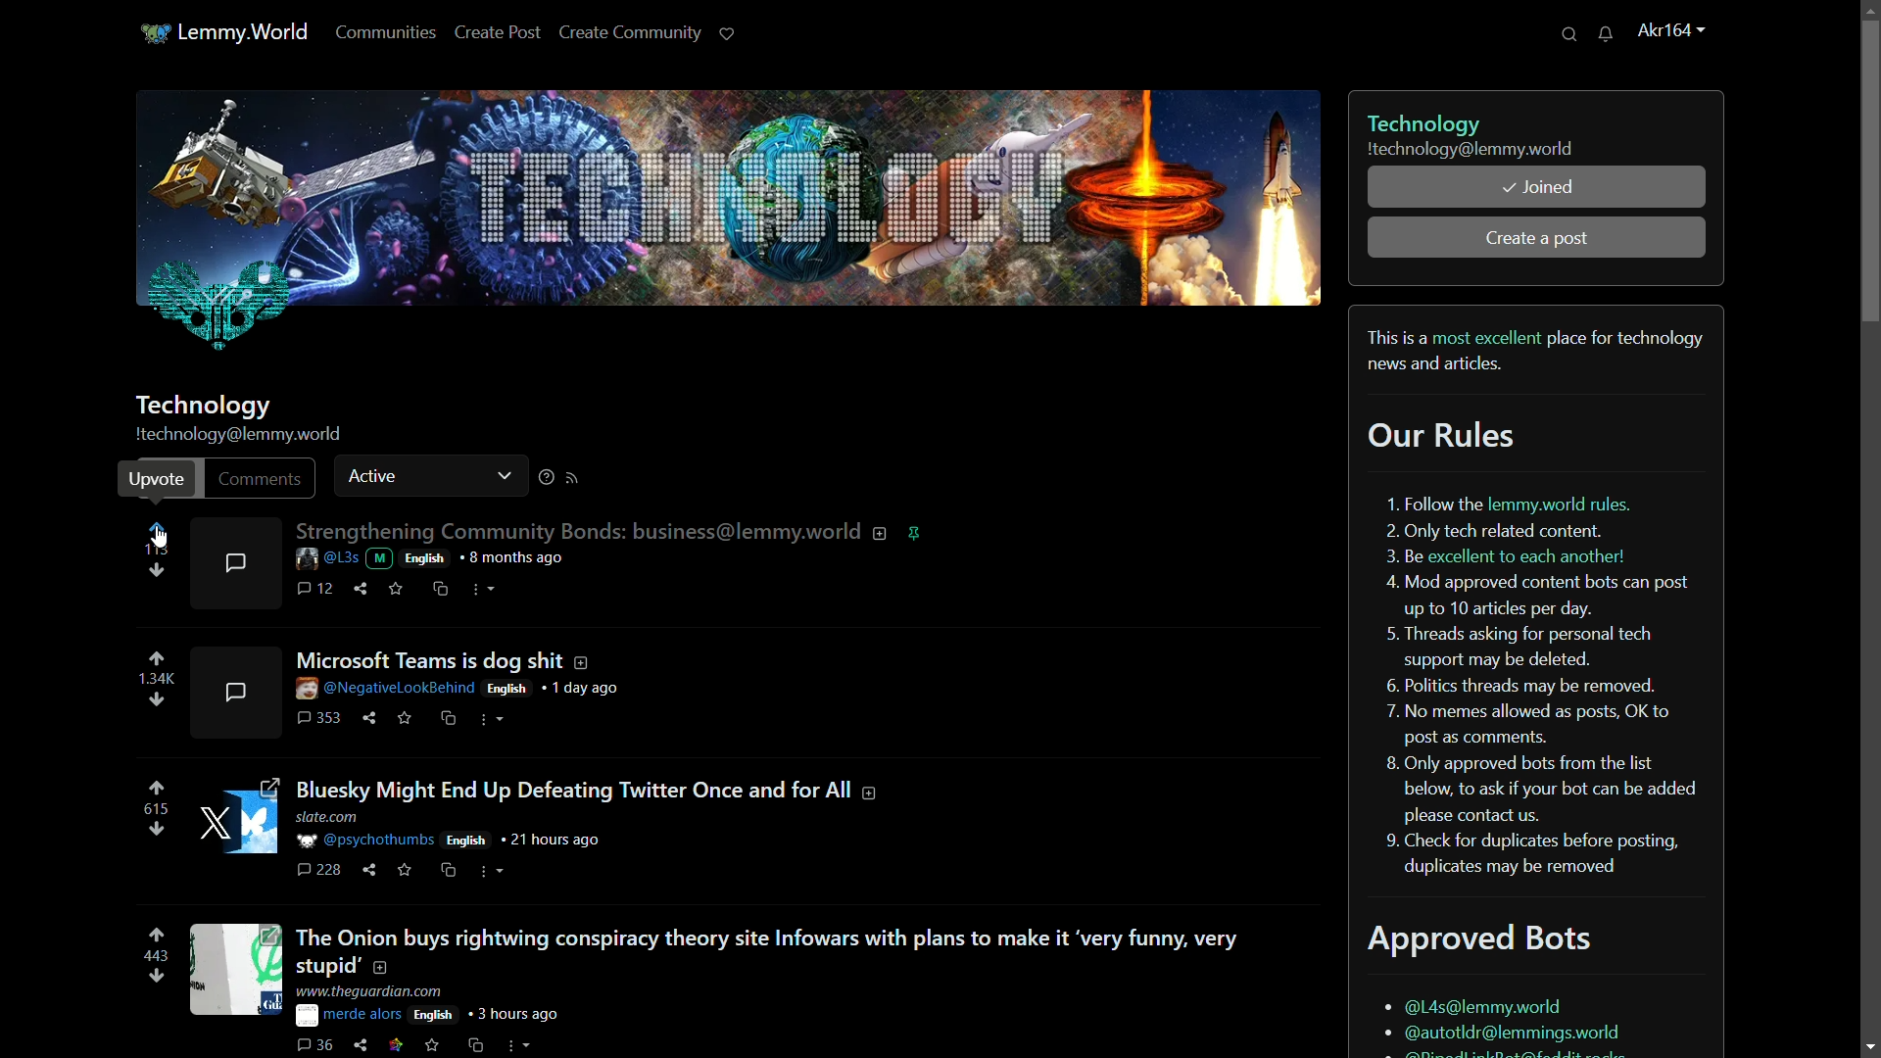 This screenshot has height=1058, width=1881. I want to click on our rules, so click(1445, 435).